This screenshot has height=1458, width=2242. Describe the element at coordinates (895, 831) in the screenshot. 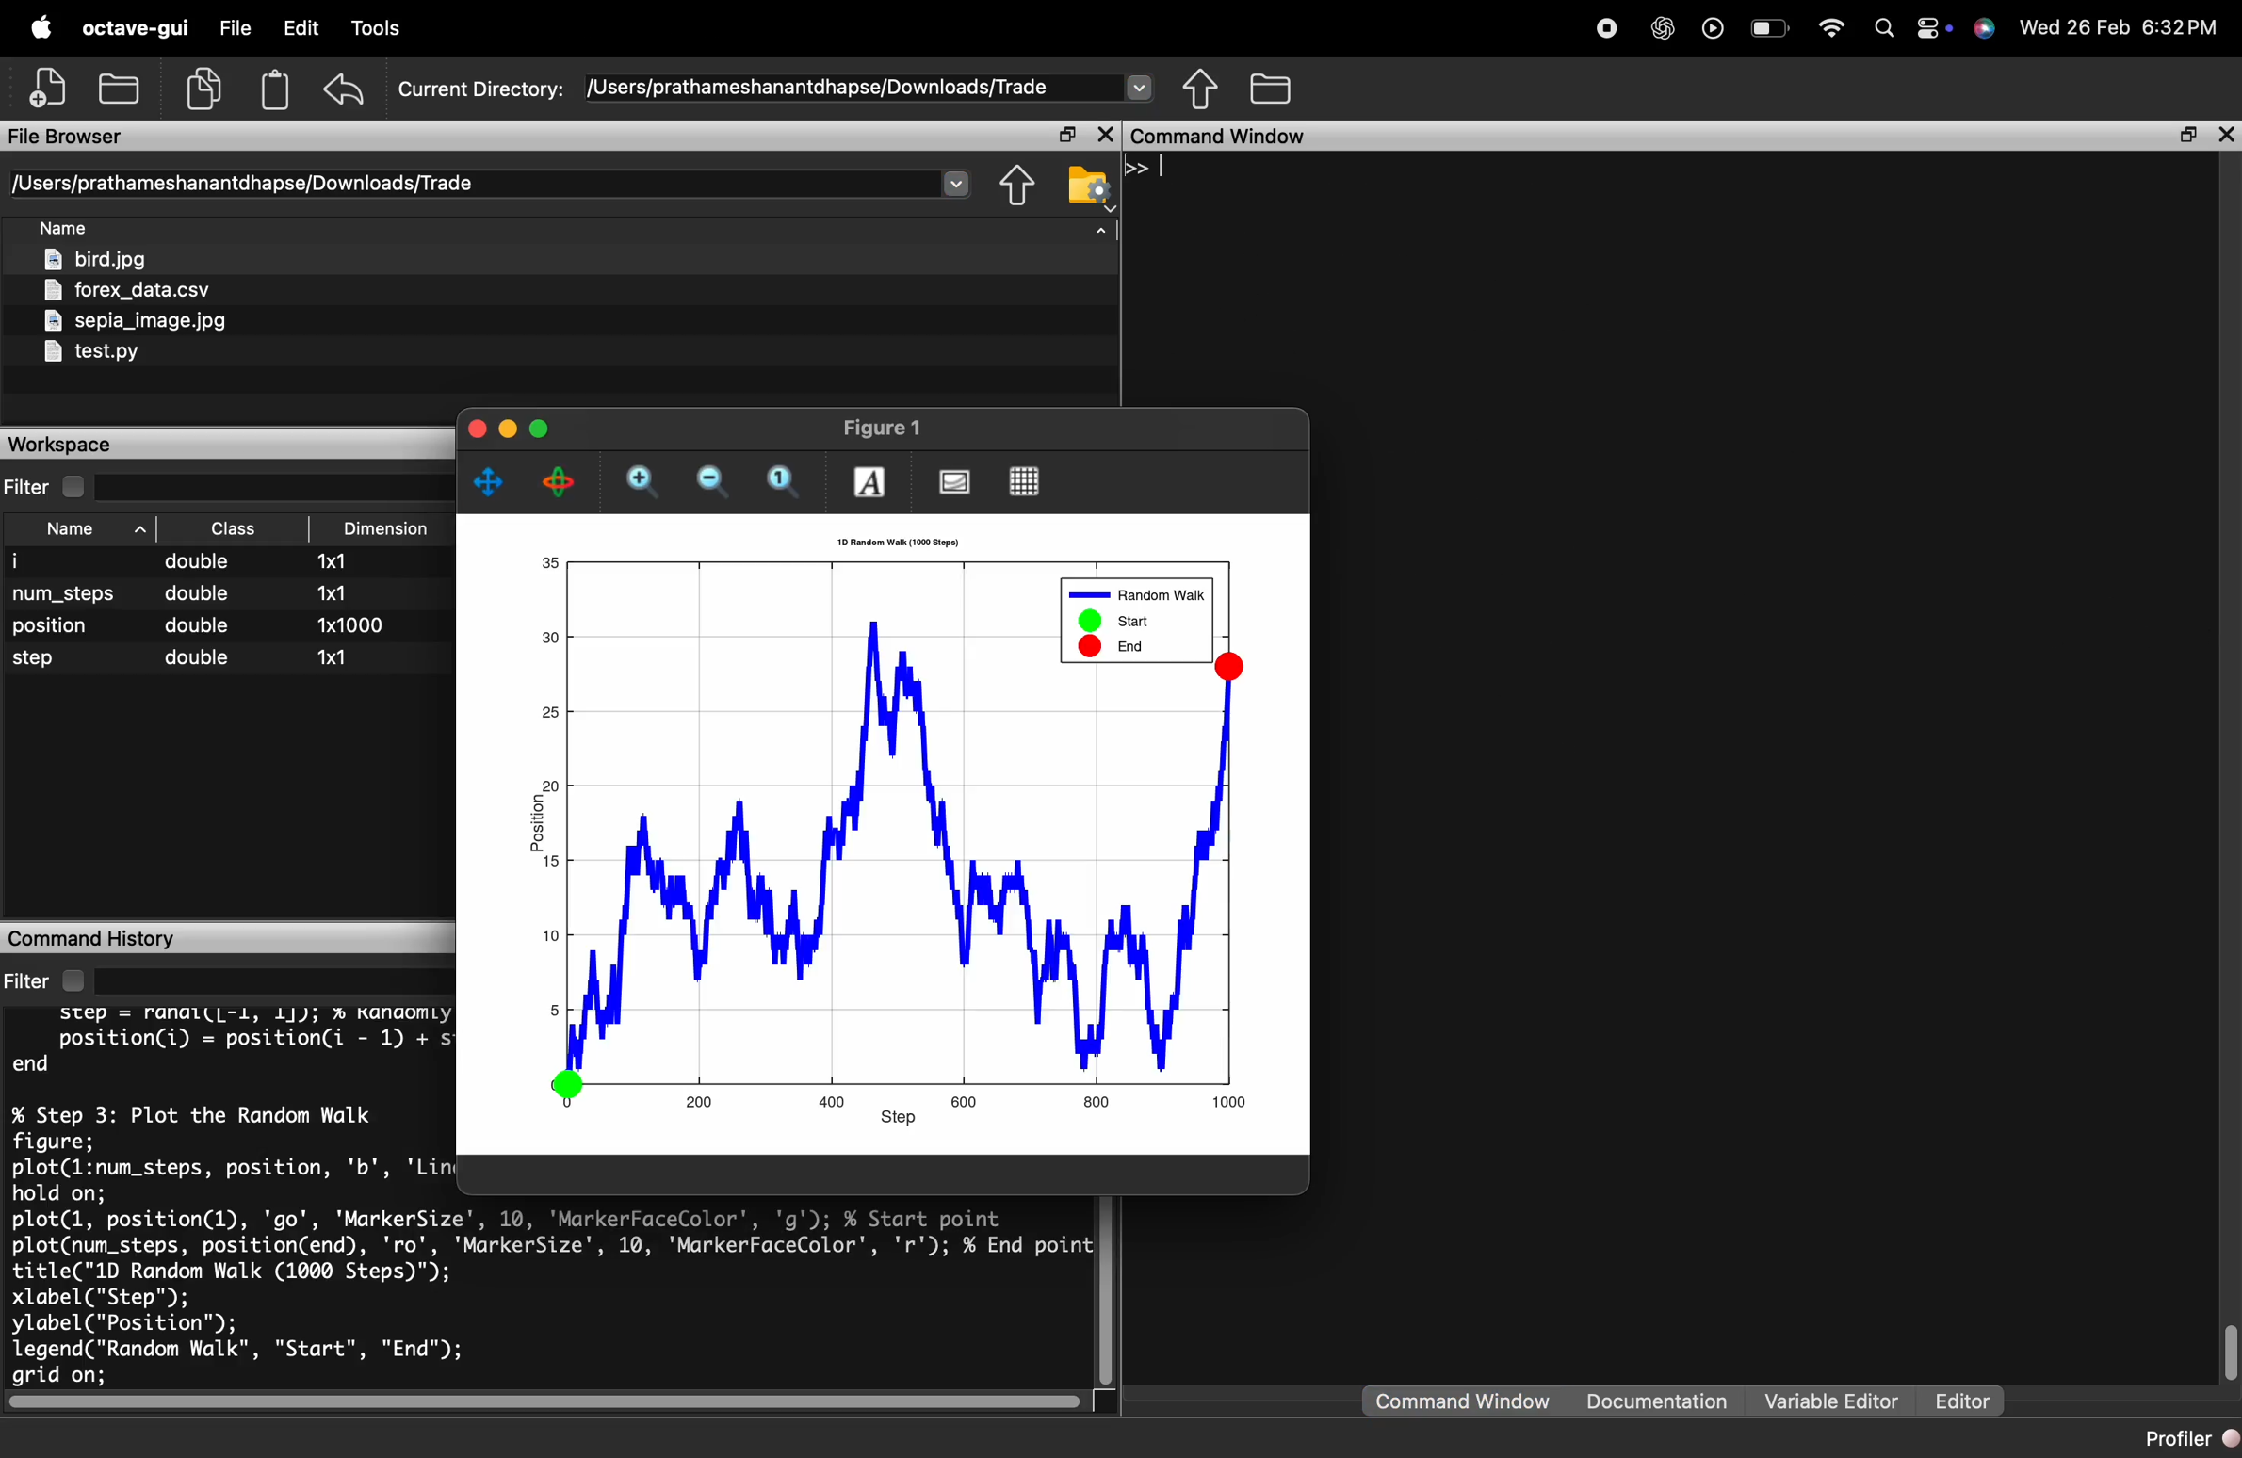

I see `graph chart` at that location.